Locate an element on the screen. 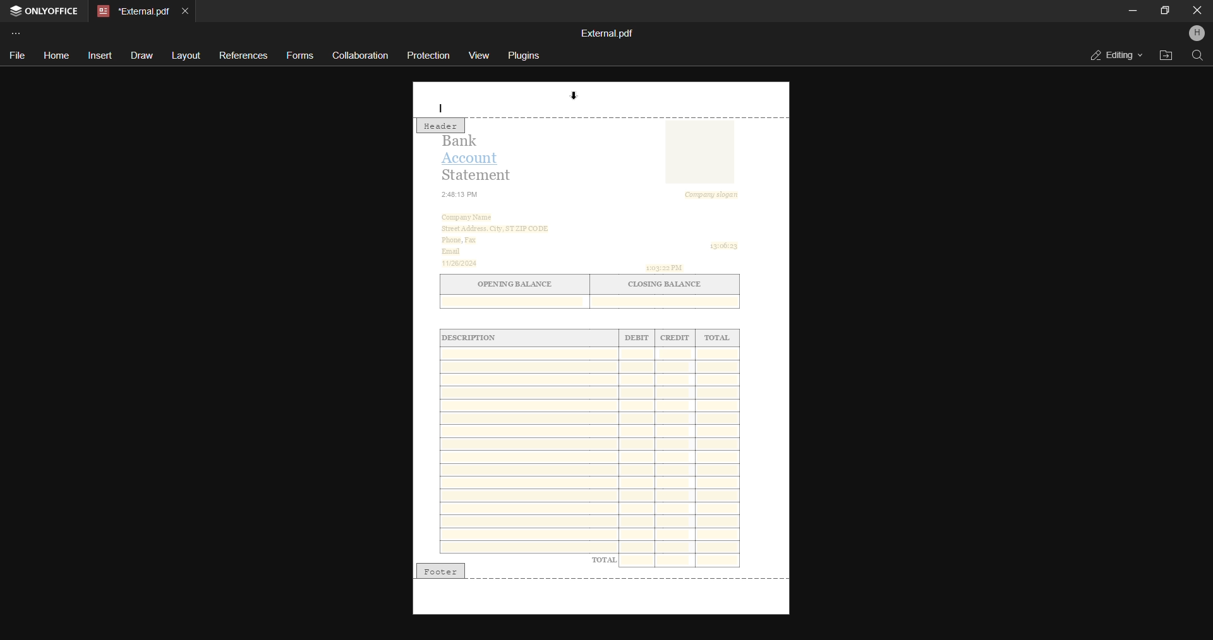  home is located at coordinates (55, 56).